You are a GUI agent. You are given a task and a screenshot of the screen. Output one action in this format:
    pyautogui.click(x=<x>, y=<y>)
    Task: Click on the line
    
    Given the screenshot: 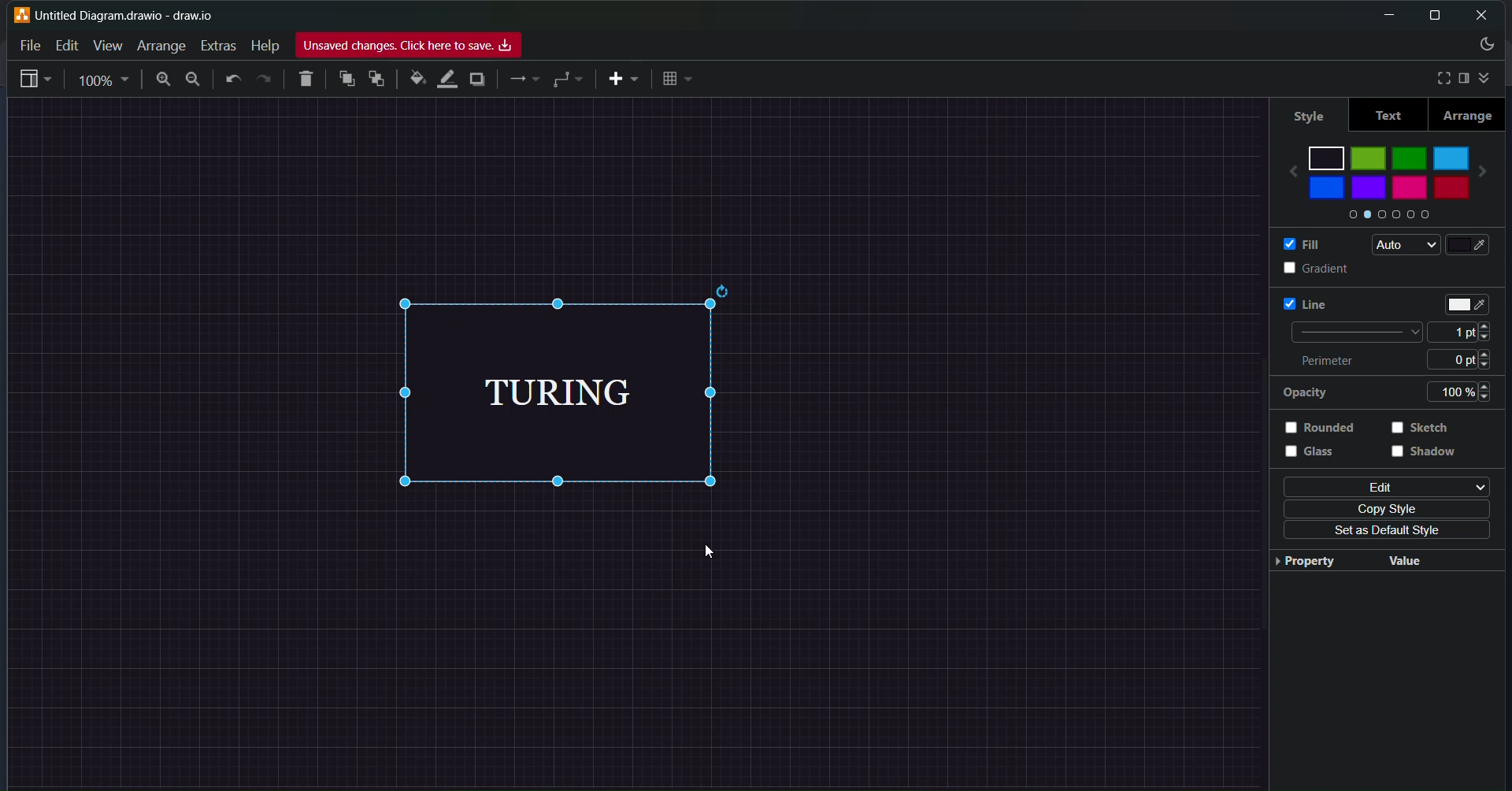 What is the action you would take?
    pyautogui.click(x=1296, y=303)
    